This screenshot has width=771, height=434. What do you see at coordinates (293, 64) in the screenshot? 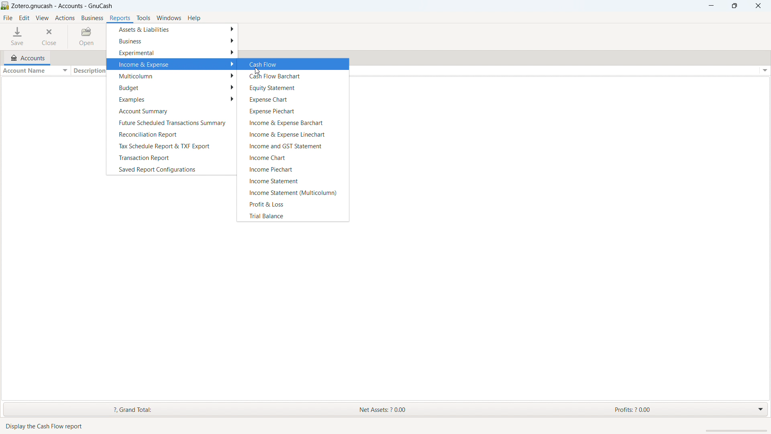
I see `cash flow` at bounding box center [293, 64].